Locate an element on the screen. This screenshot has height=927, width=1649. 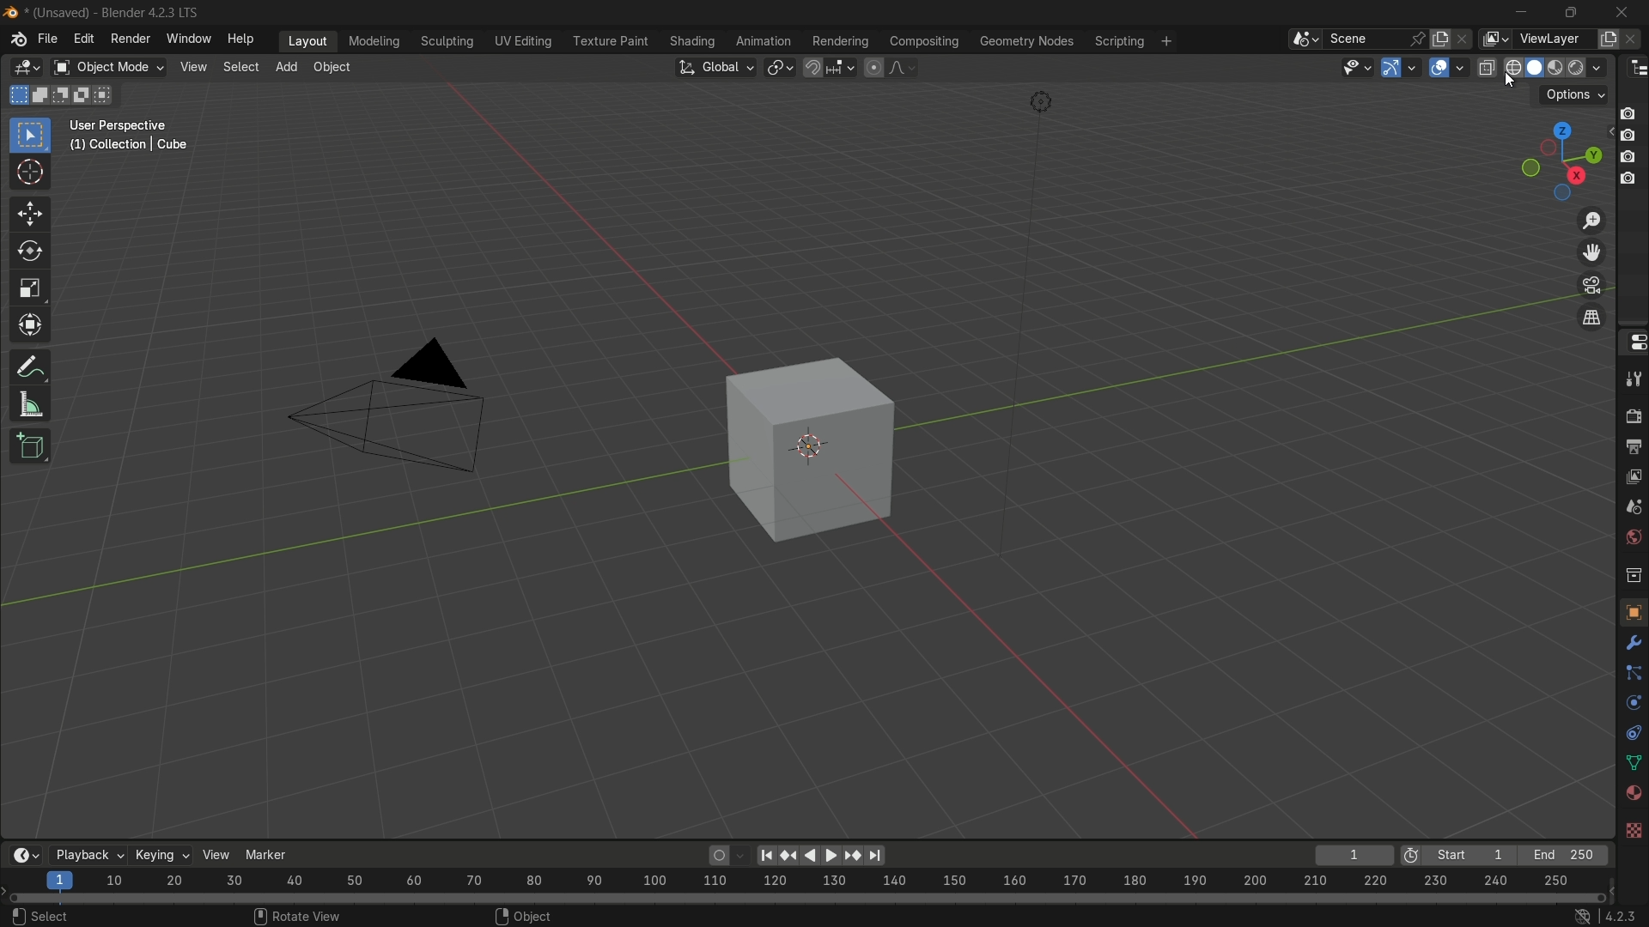
select is located at coordinates (40, 914).